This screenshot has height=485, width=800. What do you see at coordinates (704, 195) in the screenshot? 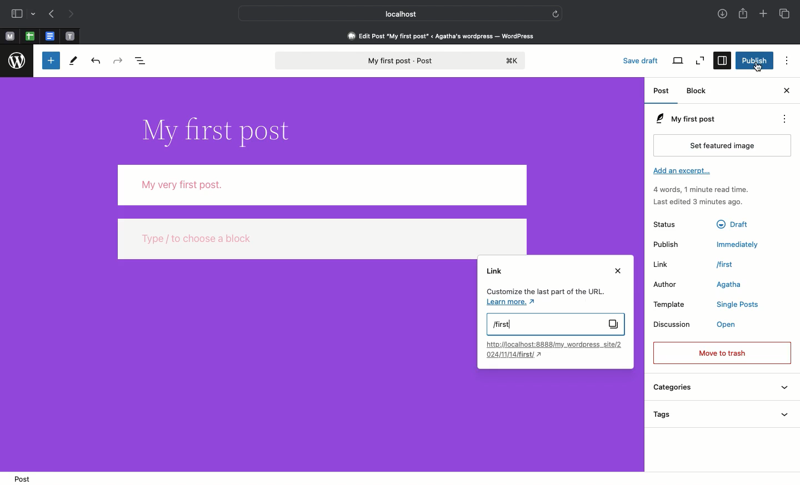
I see `Activity` at bounding box center [704, 195].